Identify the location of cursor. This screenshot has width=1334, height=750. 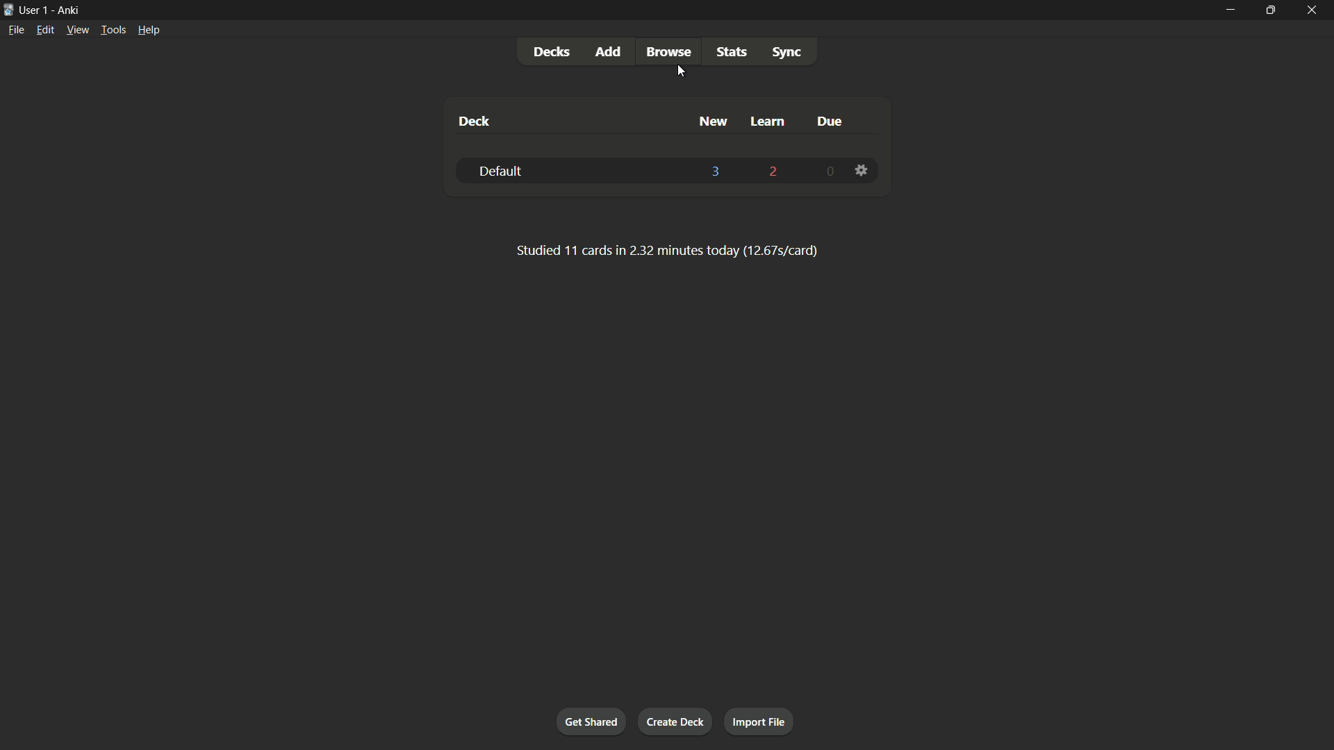
(680, 73).